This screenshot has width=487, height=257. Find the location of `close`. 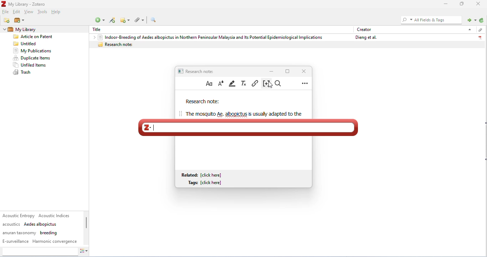

close is located at coordinates (303, 71).